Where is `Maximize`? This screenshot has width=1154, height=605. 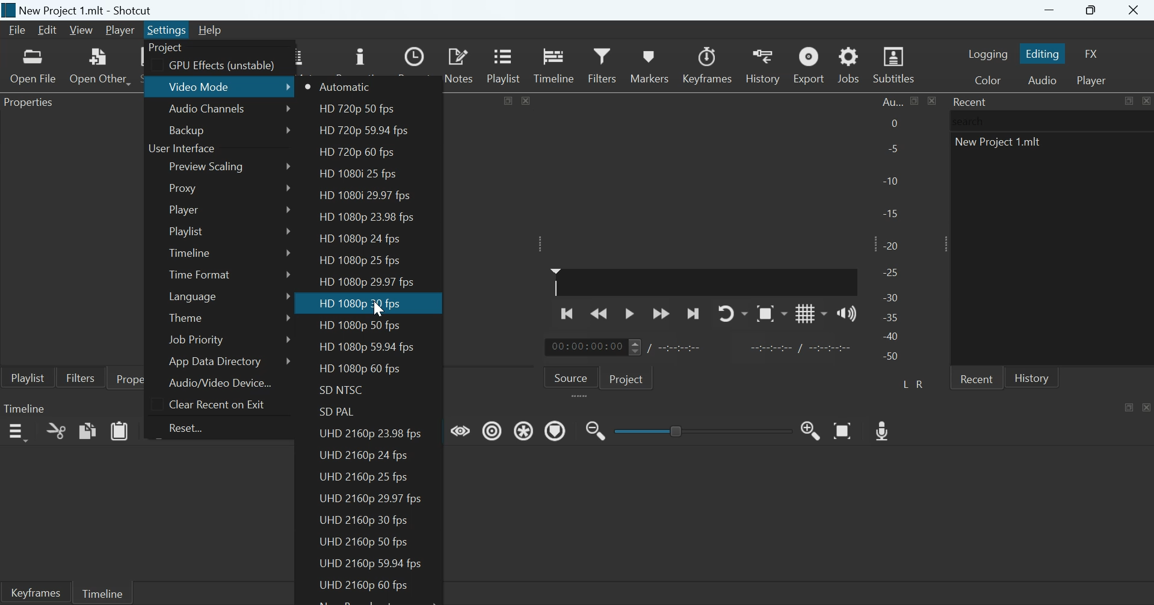
Maximize is located at coordinates (1093, 11).